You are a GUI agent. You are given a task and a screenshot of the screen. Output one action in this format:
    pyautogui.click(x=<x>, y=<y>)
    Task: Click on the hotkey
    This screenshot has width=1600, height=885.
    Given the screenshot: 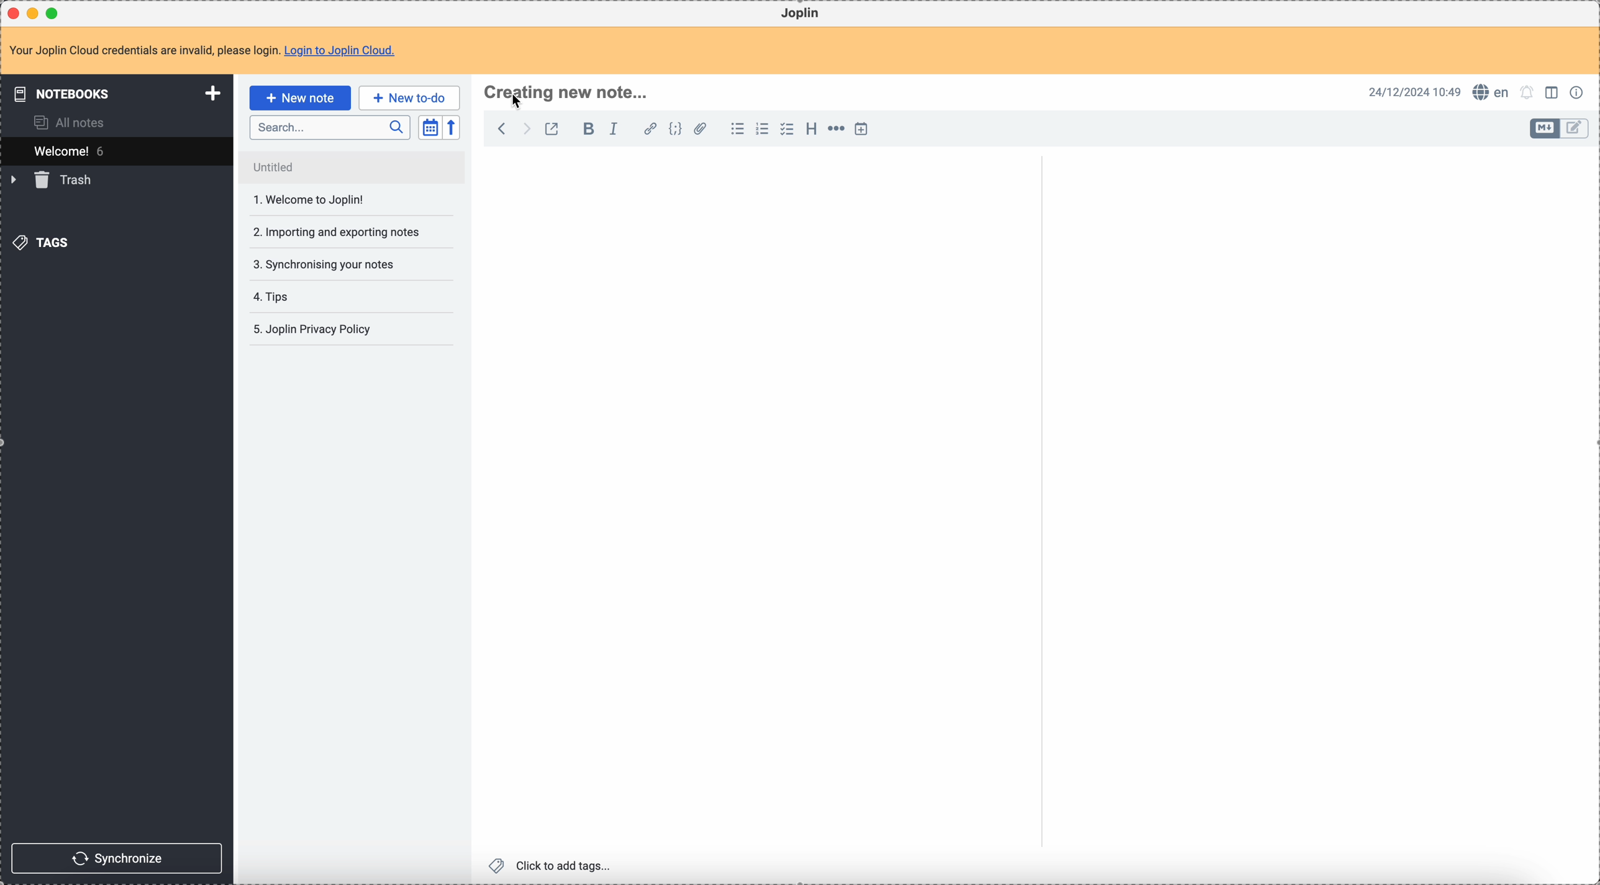 What is the action you would take?
    pyautogui.click(x=566, y=96)
    